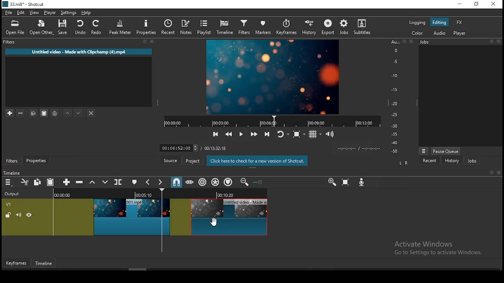  Describe the element at coordinates (332, 182) in the screenshot. I see `` at that location.